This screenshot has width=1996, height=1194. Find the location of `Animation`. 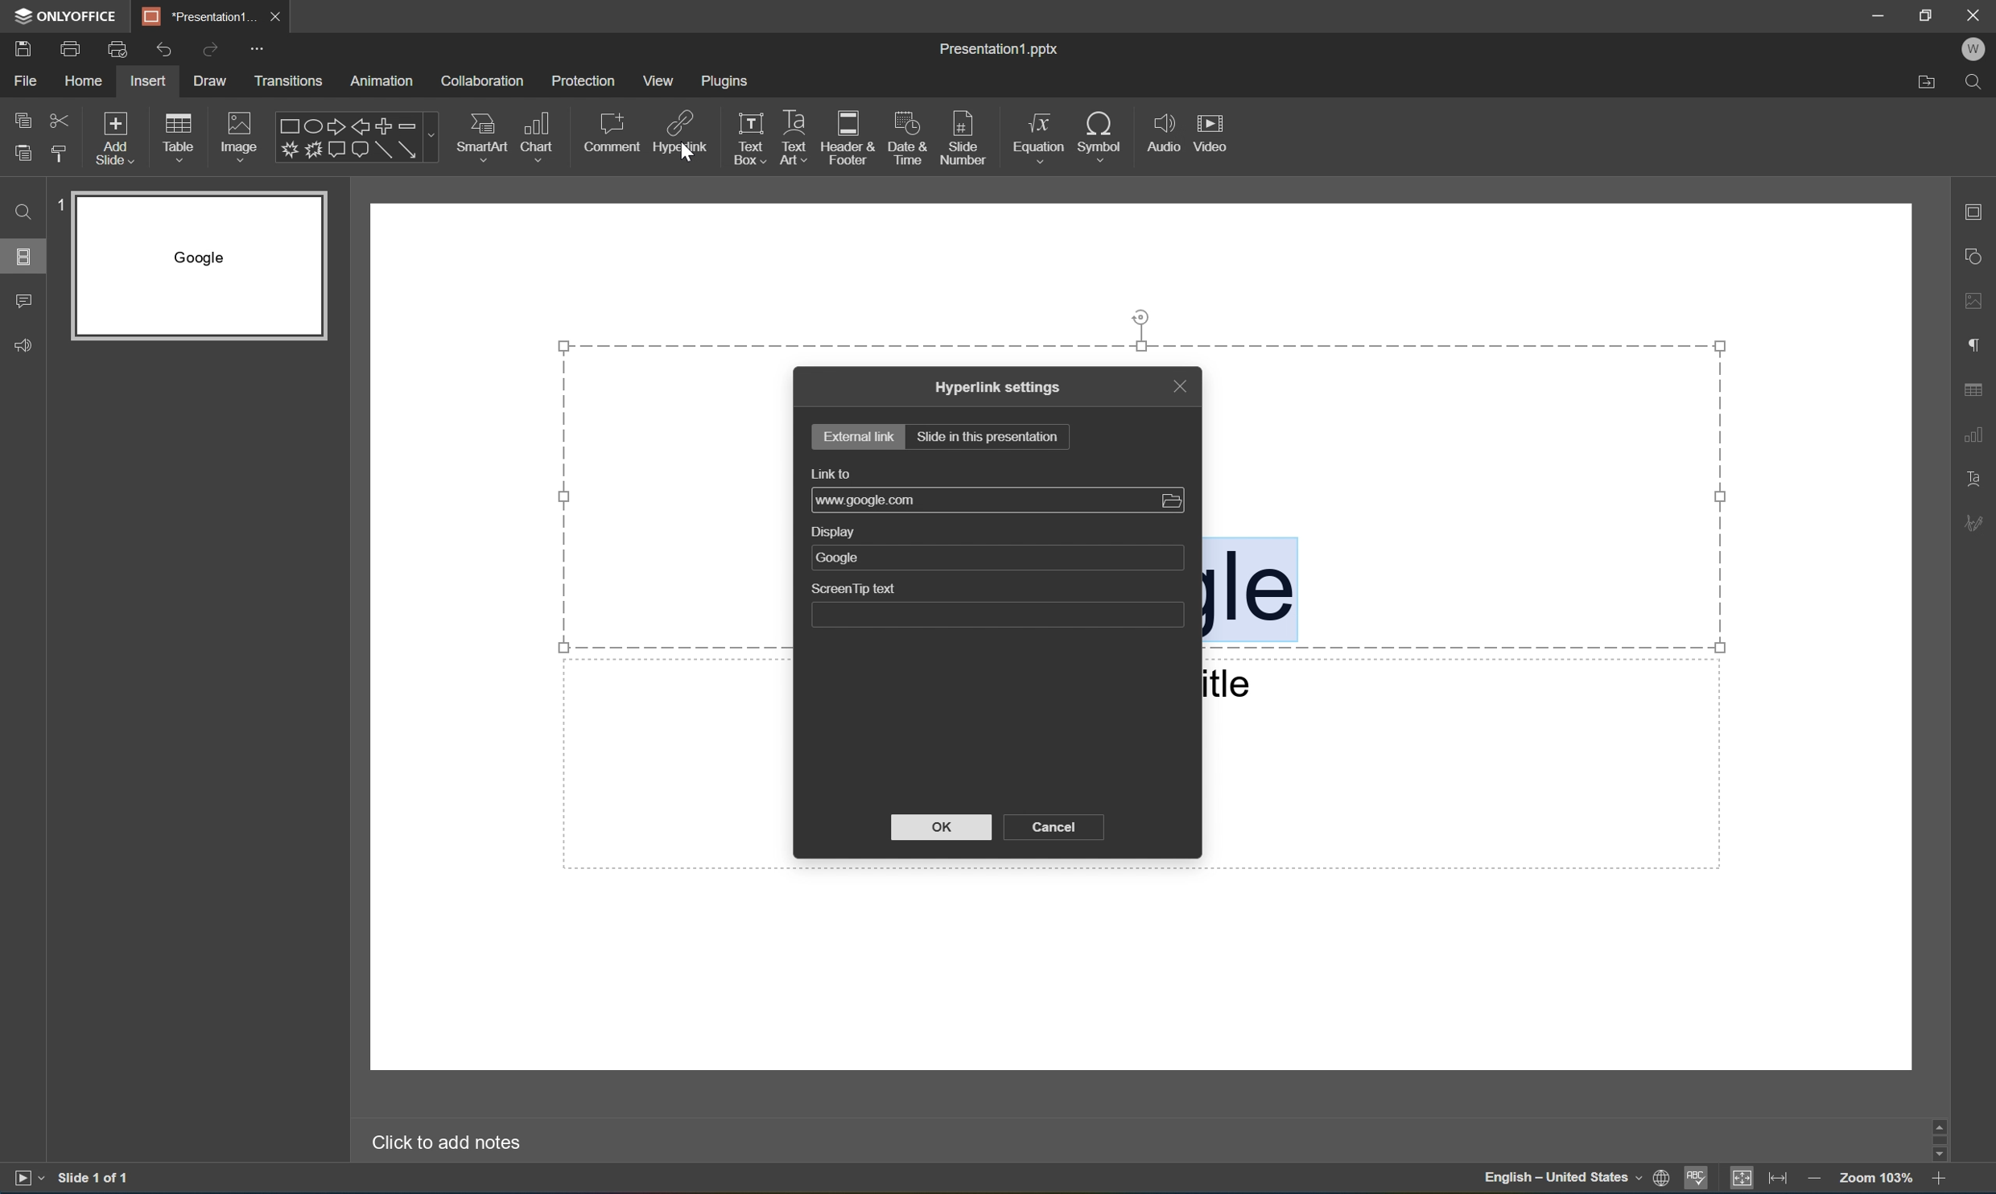

Animation is located at coordinates (387, 81).